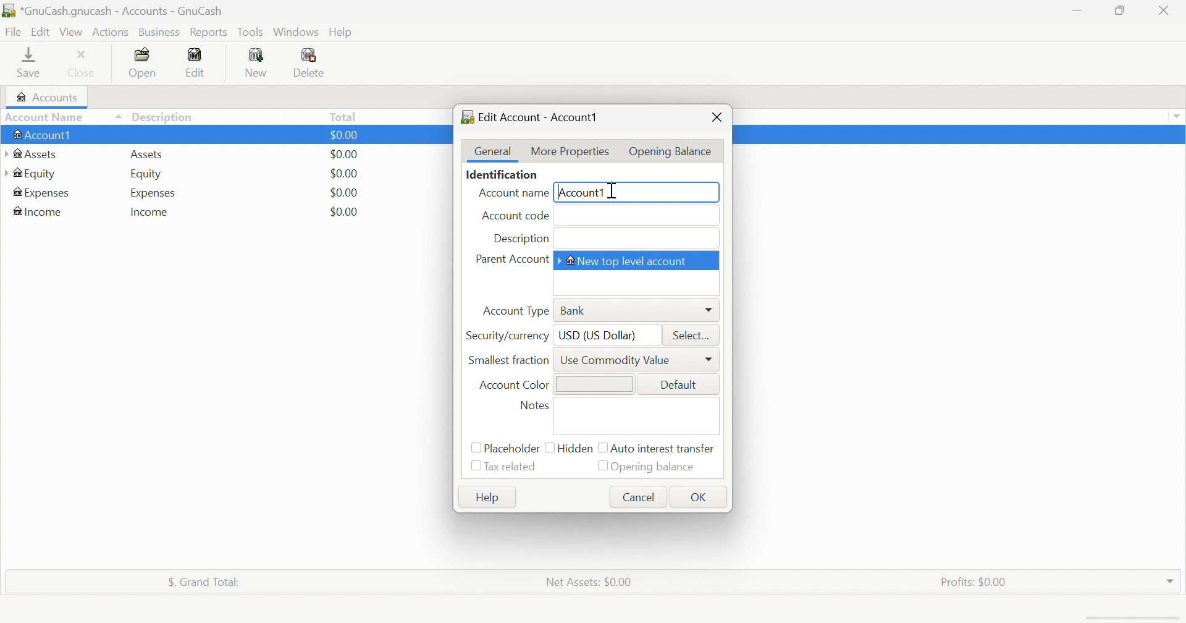 The width and height of the screenshot is (1186, 623). Describe the element at coordinates (513, 386) in the screenshot. I see `Account Color` at that location.